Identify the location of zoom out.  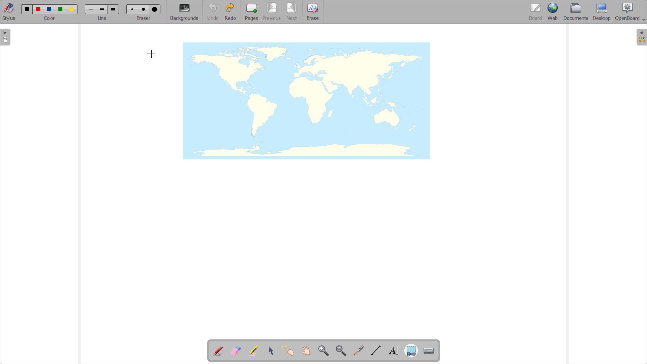
(341, 351).